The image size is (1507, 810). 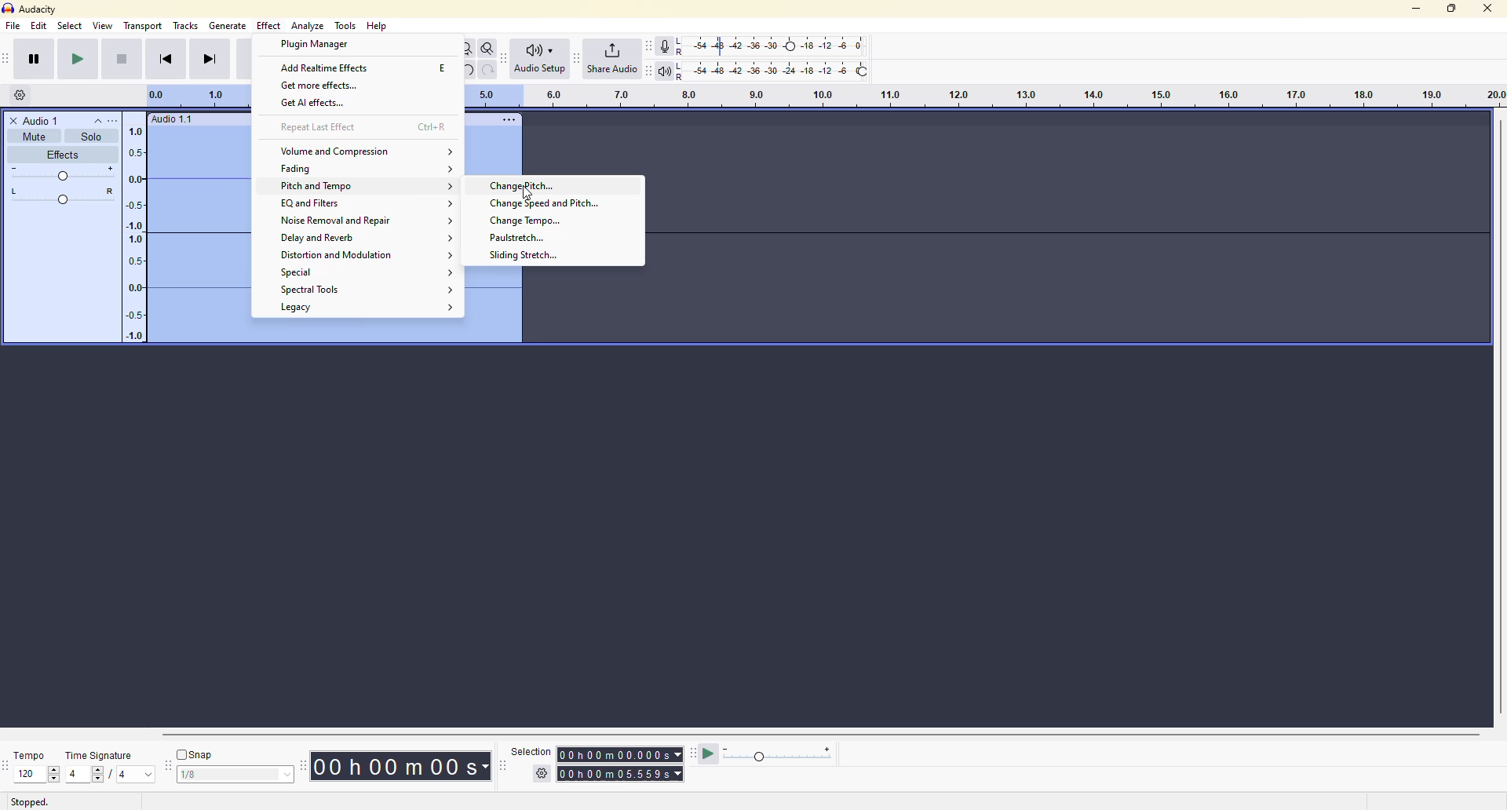 I want to click on audio, so click(x=173, y=119).